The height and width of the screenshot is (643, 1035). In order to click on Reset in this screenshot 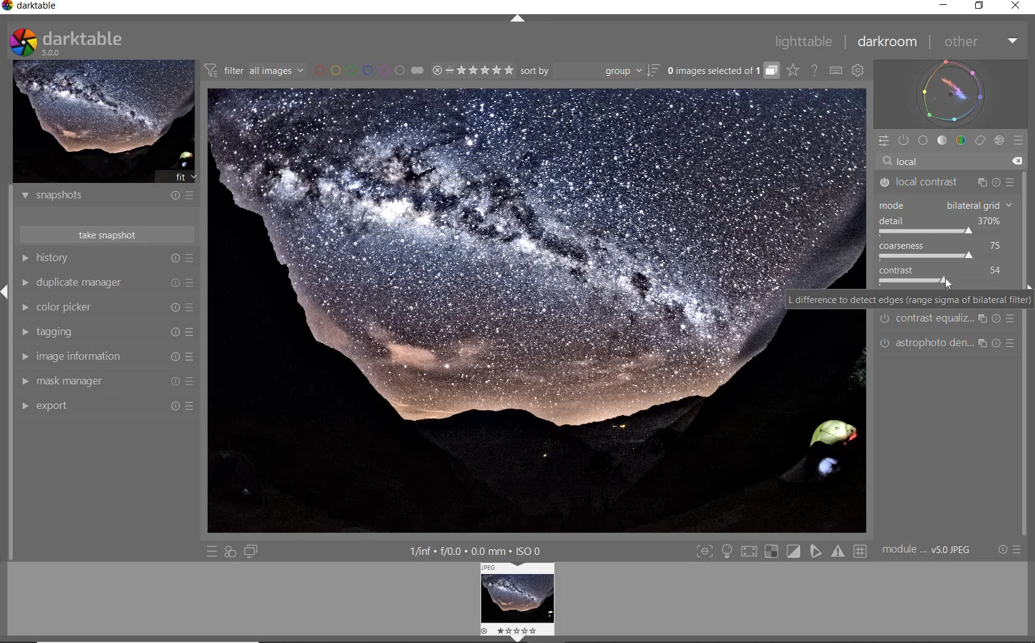, I will do `click(174, 382)`.